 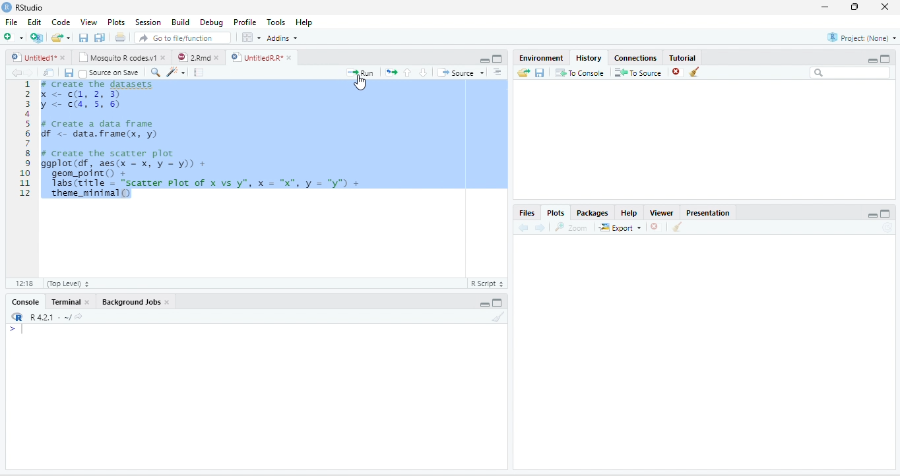 I want to click on restore, so click(x=856, y=7).